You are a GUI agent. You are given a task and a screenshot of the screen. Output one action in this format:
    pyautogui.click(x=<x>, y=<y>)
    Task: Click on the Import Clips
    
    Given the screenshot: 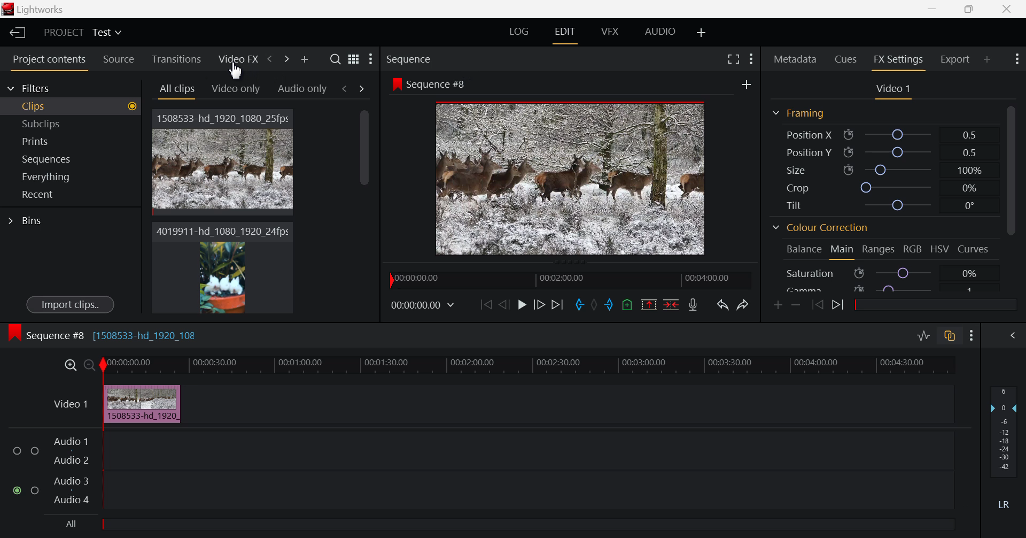 What is the action you would take?
    pyautogui.click(x=68, y=304)
    